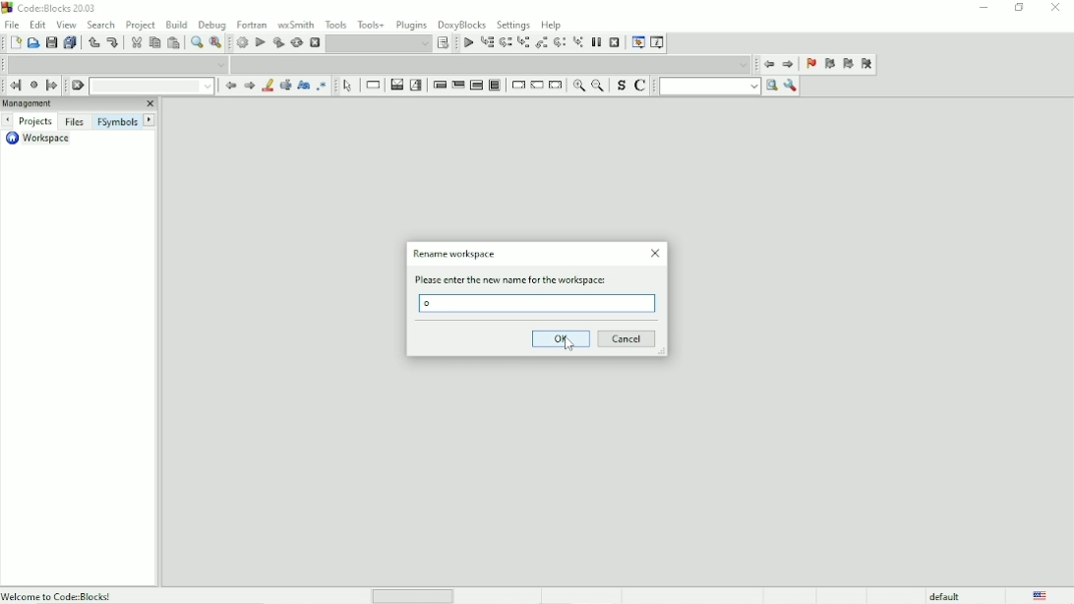  I want to click on Cursor, so click(569, 344).